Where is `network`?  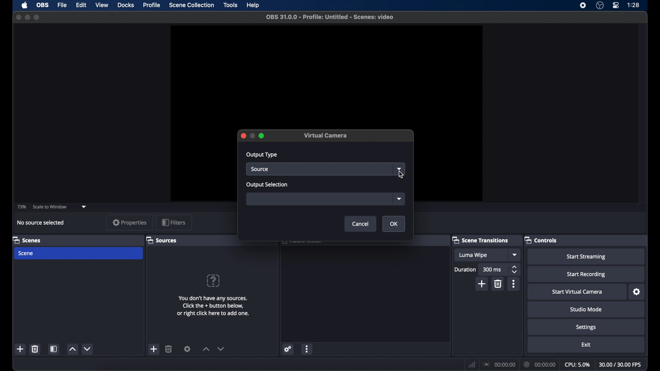 network is located at coordinates (472, 364).